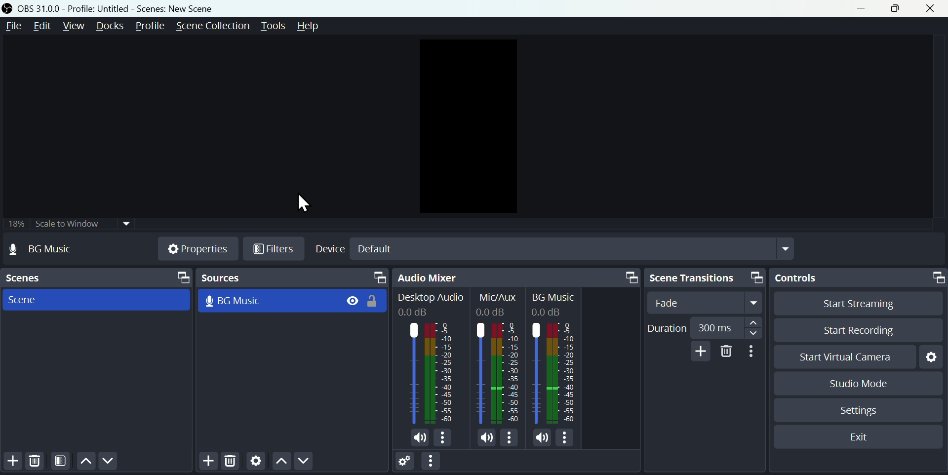  What do you see at coordinates (195, 249) in the screenshot?
I see `Properties` at bounding box center [195, 249].